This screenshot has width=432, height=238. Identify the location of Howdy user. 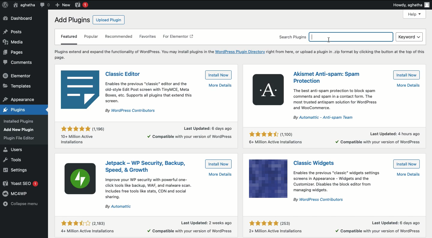
(411, 5).